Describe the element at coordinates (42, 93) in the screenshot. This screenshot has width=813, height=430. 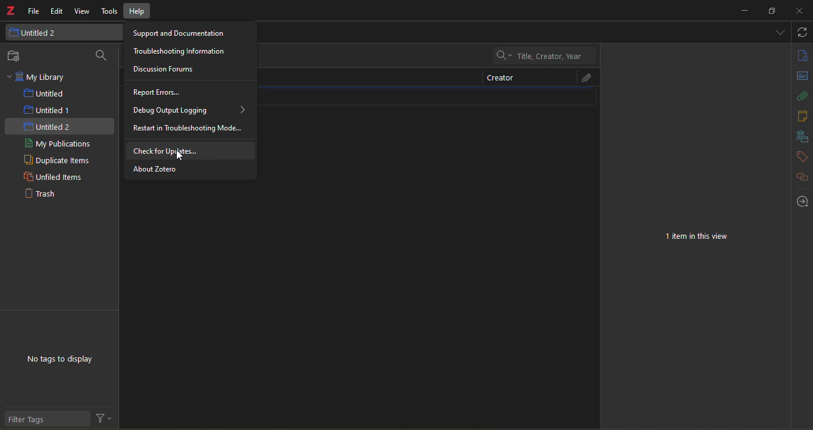
I see `untitled` at that location.